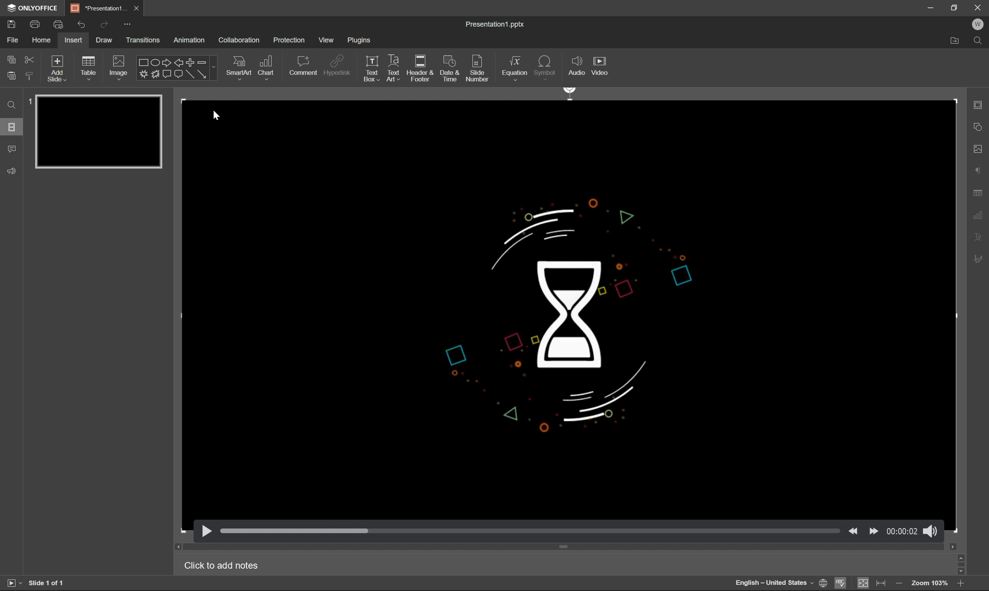 This screenshot has height=591, width=989. I want to click on set document language, so click(824, 582).